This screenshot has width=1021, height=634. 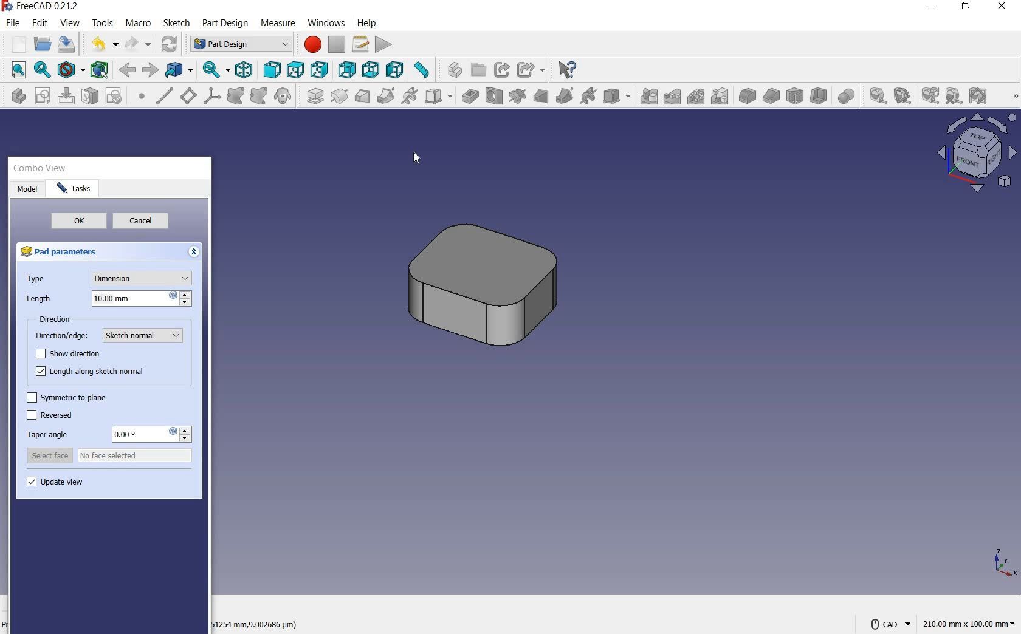 I want to click on measure distance , so click(x=423, y=69).